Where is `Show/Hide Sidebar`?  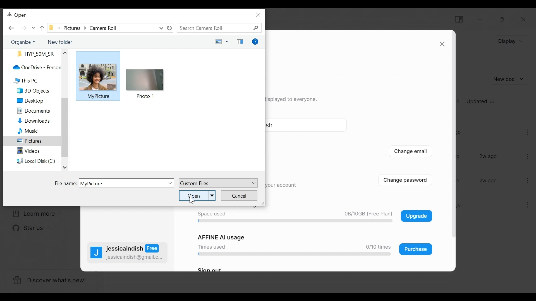
Show/Hide Sidebar is located at coordinates (458, 19).